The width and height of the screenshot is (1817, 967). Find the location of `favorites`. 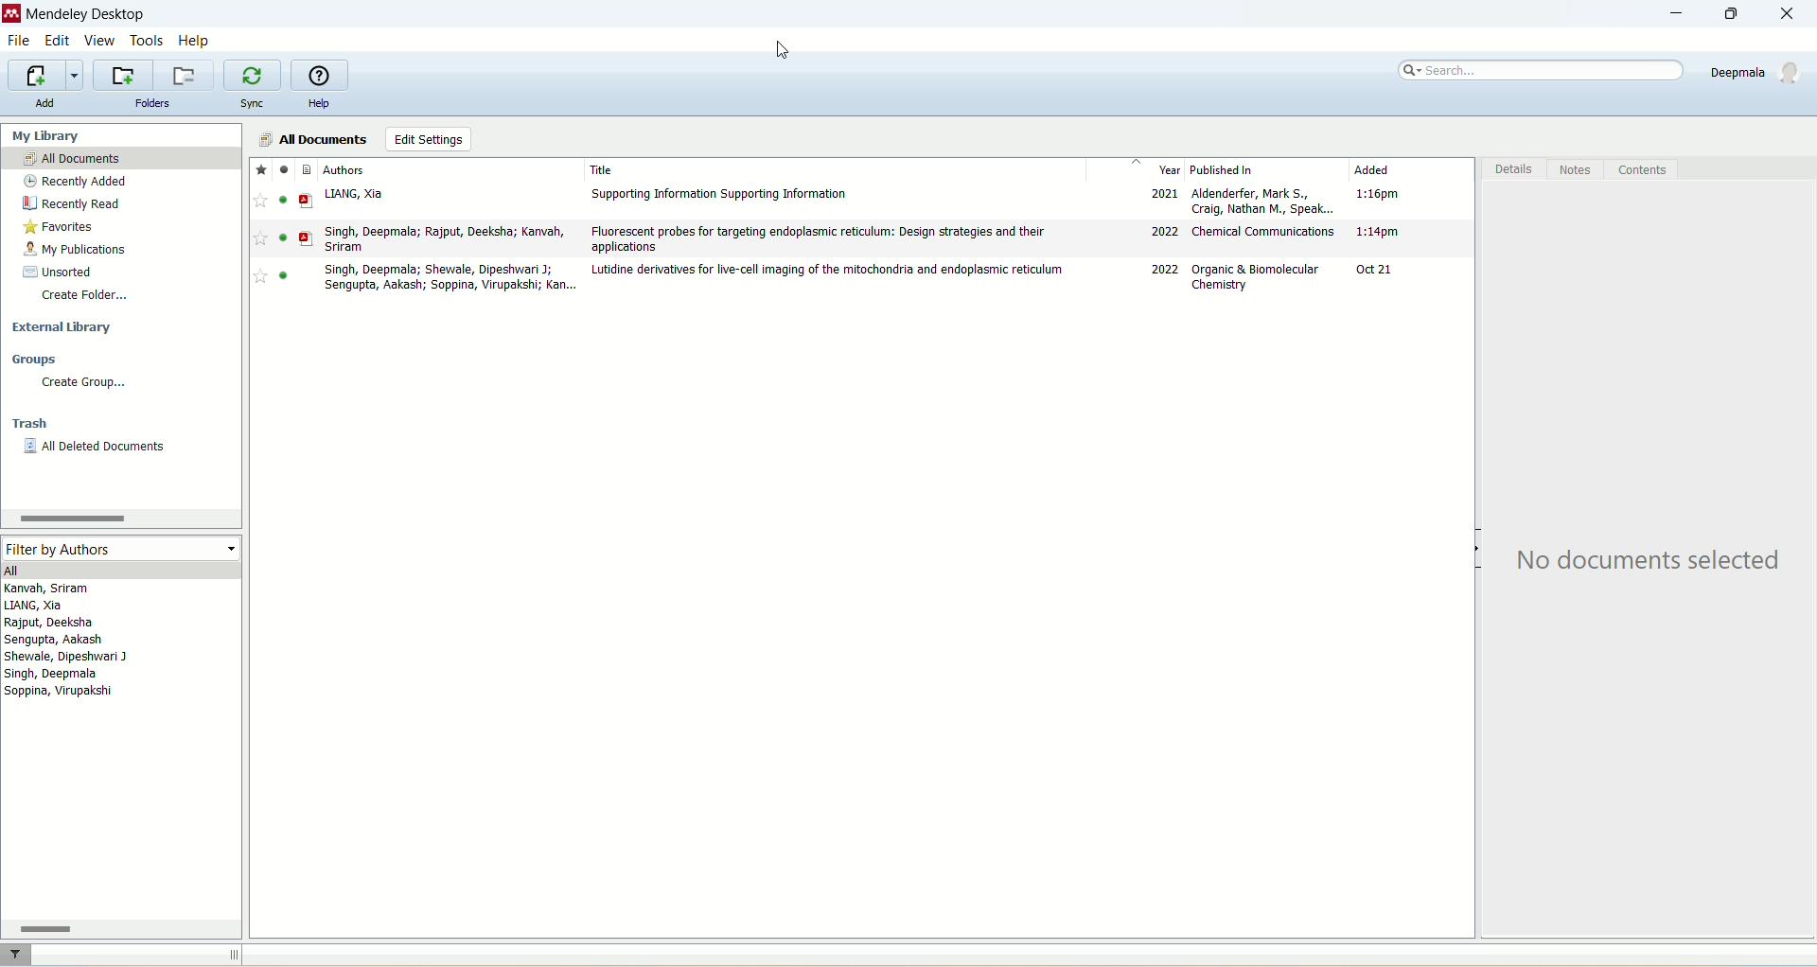

favorites is located at coordinates (59, 227).